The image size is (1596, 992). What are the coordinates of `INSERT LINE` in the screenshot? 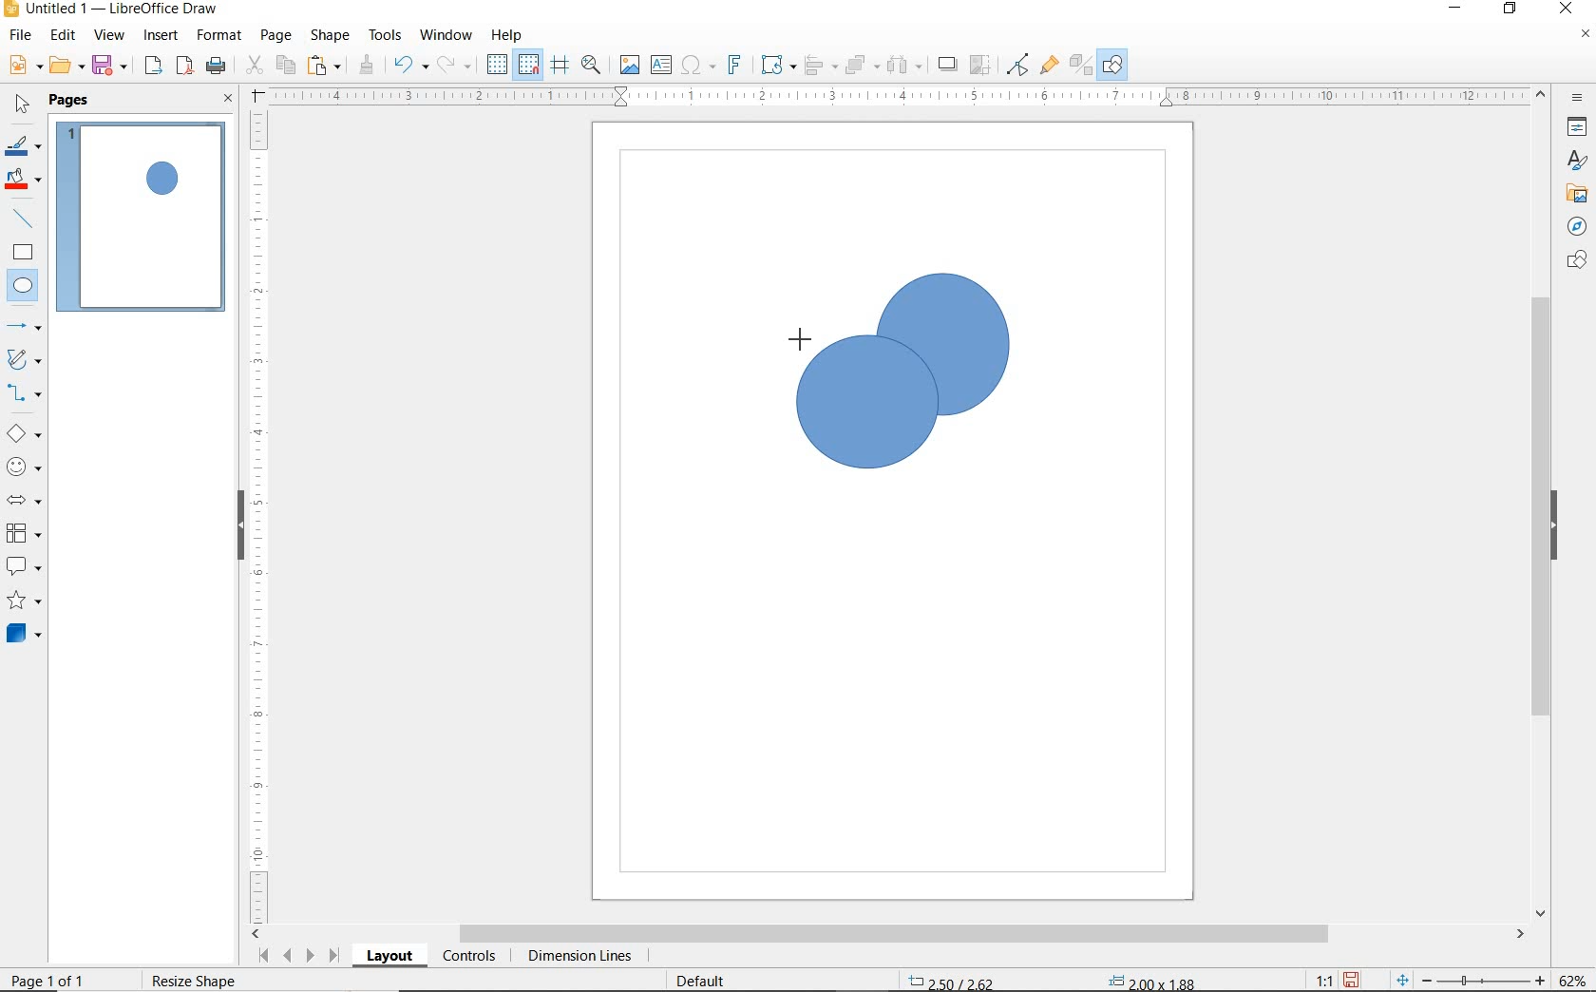 It's located at (26, 219).